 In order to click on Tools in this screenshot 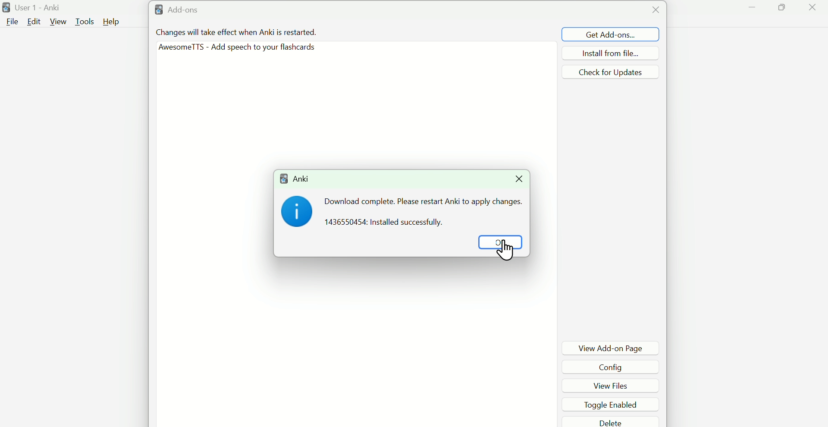, I will do `click(85, 21)`.